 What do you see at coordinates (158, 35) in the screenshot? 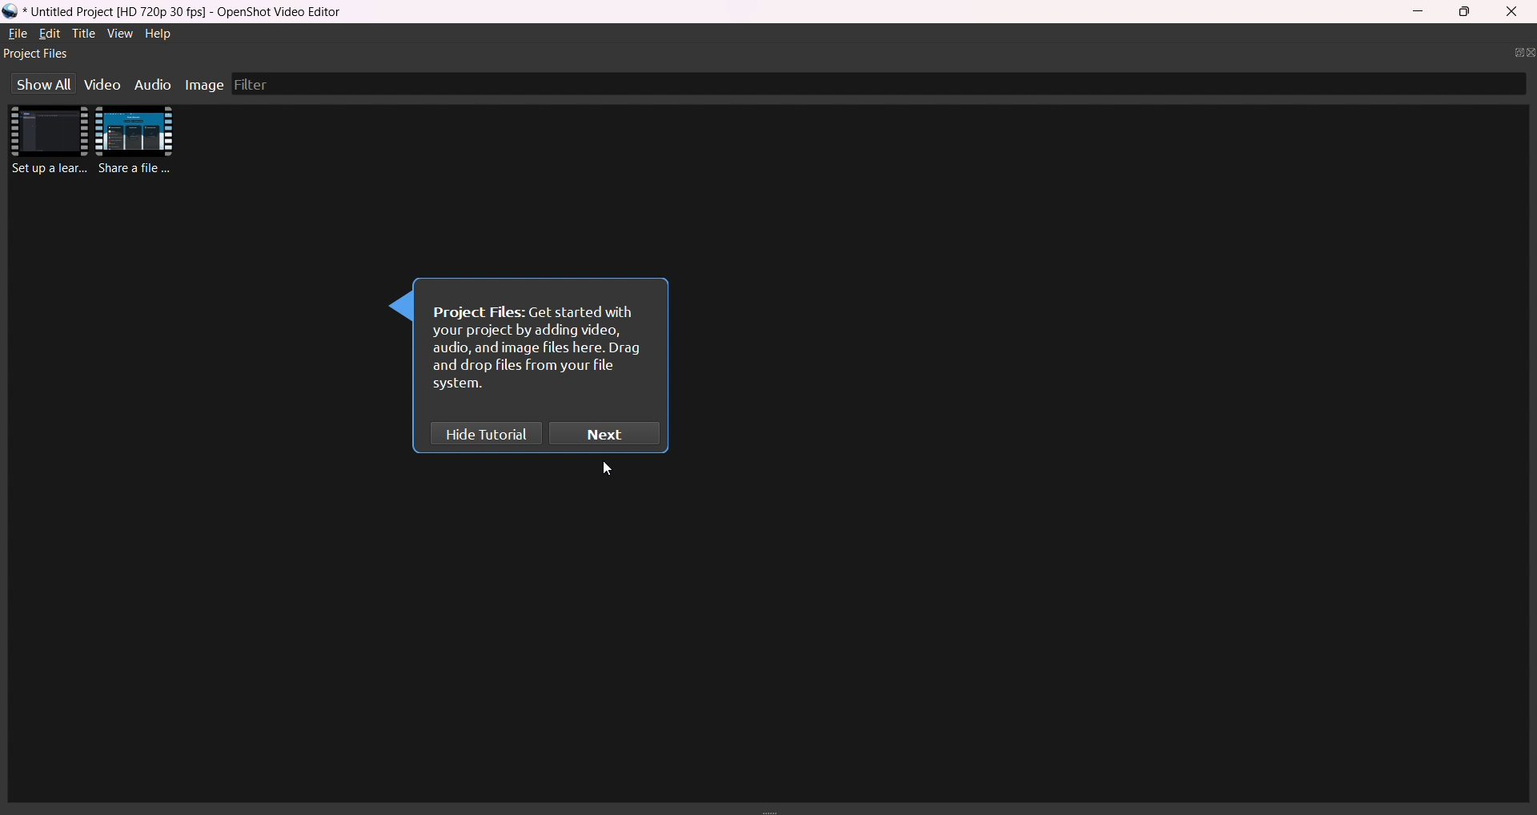
I see `help` at bounding box center [158, 35].